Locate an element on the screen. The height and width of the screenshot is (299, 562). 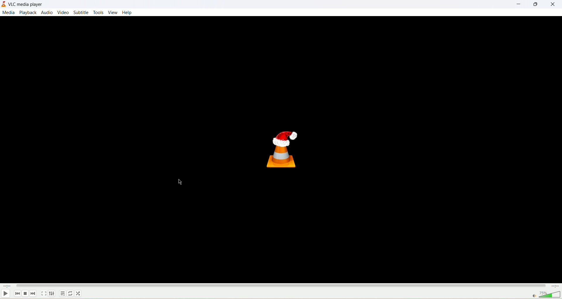
extended settings is located at coordinates (52, 293).